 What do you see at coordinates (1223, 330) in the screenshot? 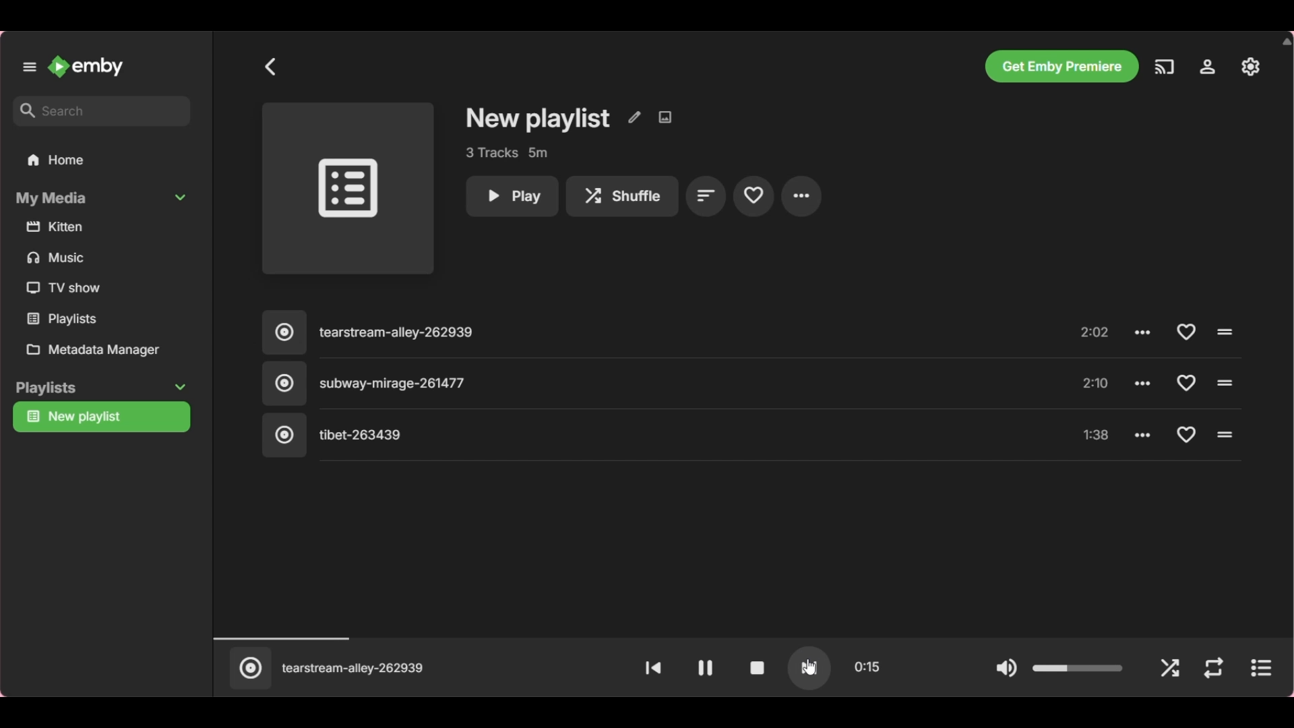
I see `Click to play ` at bounding box center [1223, 330].